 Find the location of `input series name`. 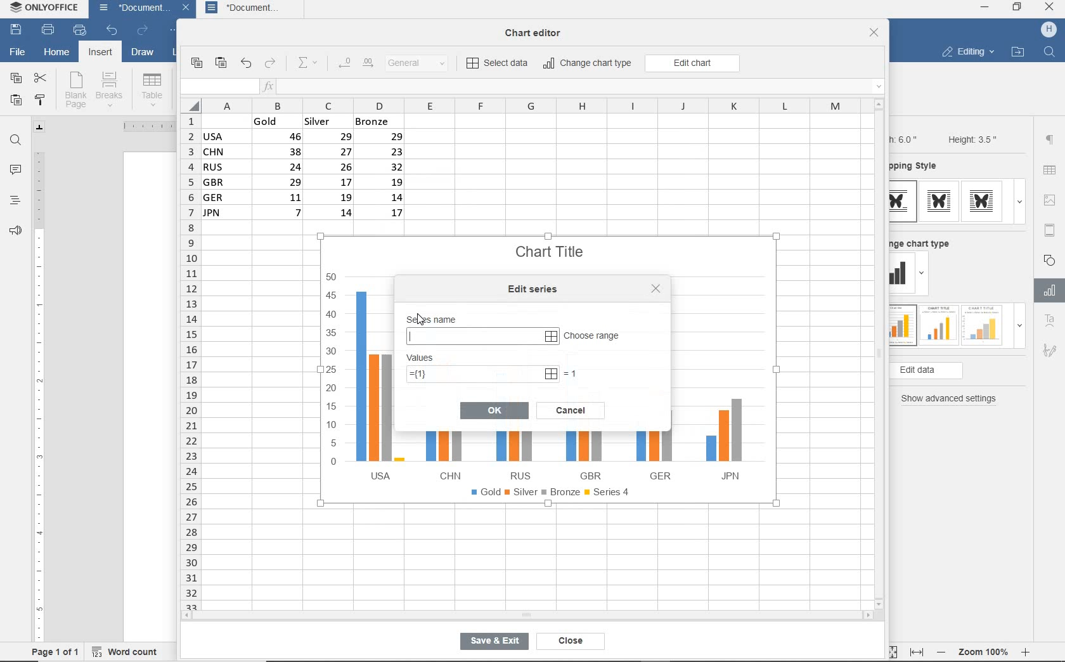

input series name is located at coordinates (483, 337).